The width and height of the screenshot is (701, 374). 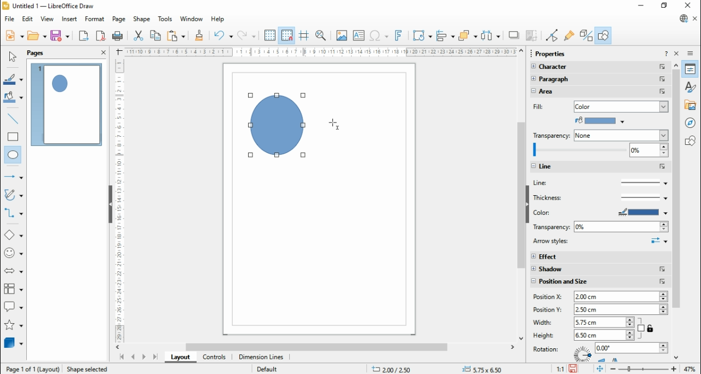 What do you see at coordinates (691, 54) in the screenshot?
I see `sidebar deck settings` at bounding box center [691, 54].